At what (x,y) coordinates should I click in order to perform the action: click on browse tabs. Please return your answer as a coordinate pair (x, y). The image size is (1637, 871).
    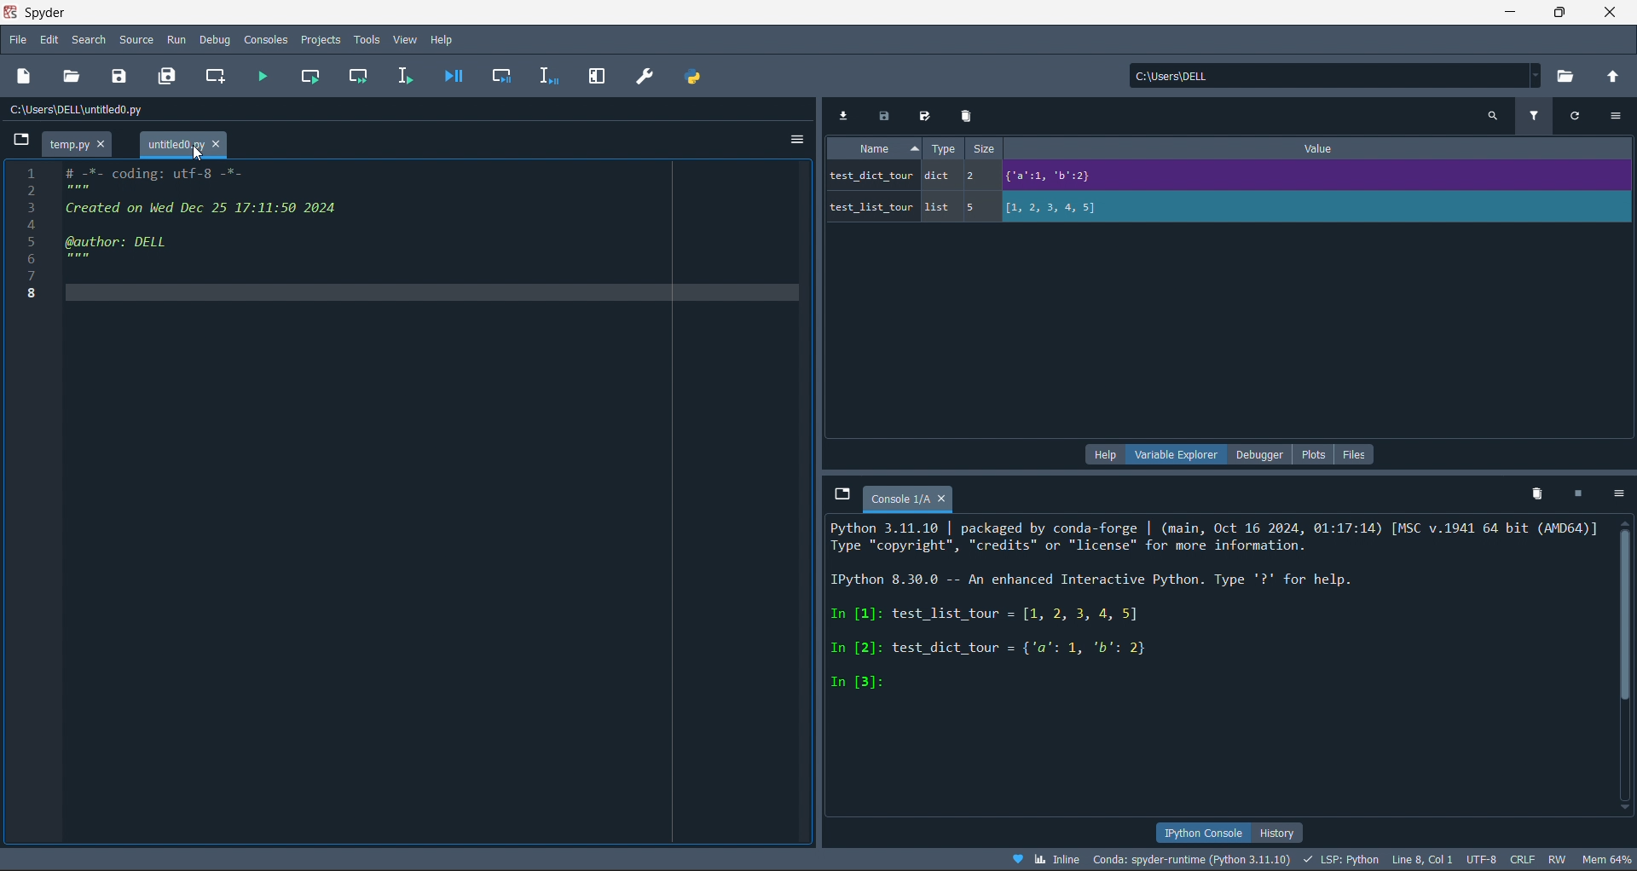
    Looking at the image, I should click on (18, 137).